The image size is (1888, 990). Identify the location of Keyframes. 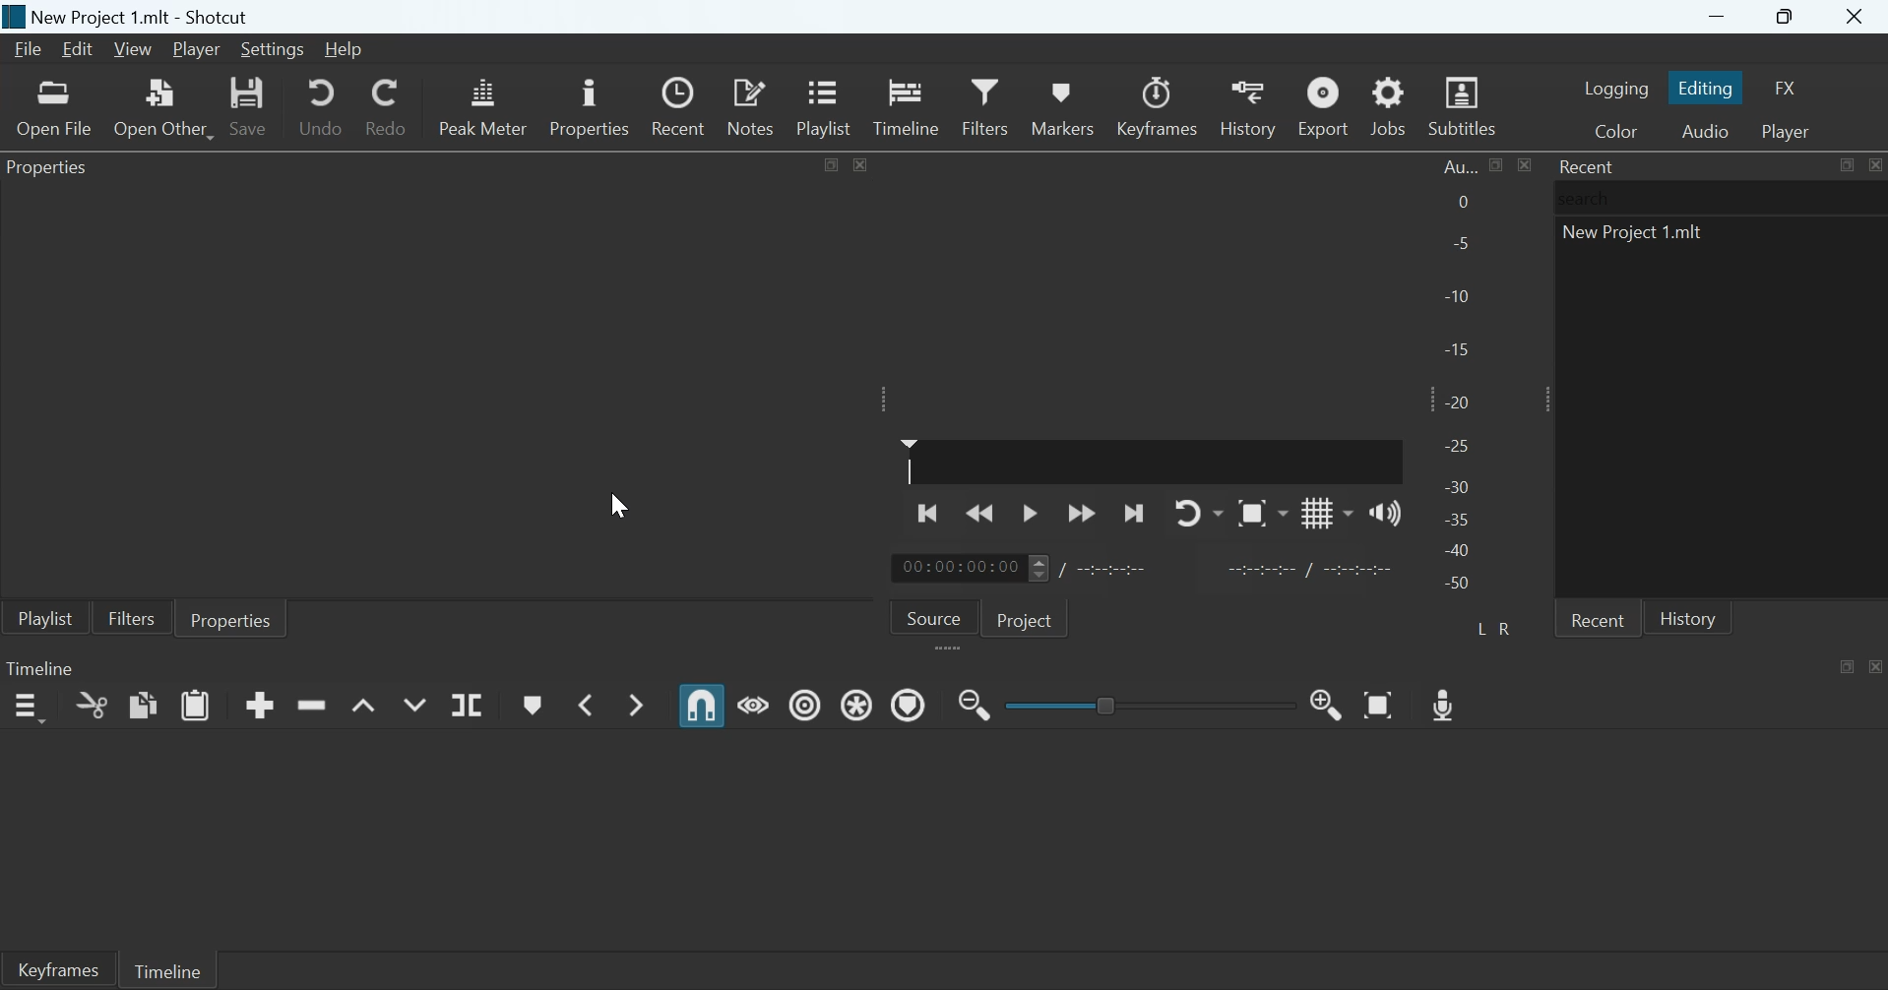
(57, 969).